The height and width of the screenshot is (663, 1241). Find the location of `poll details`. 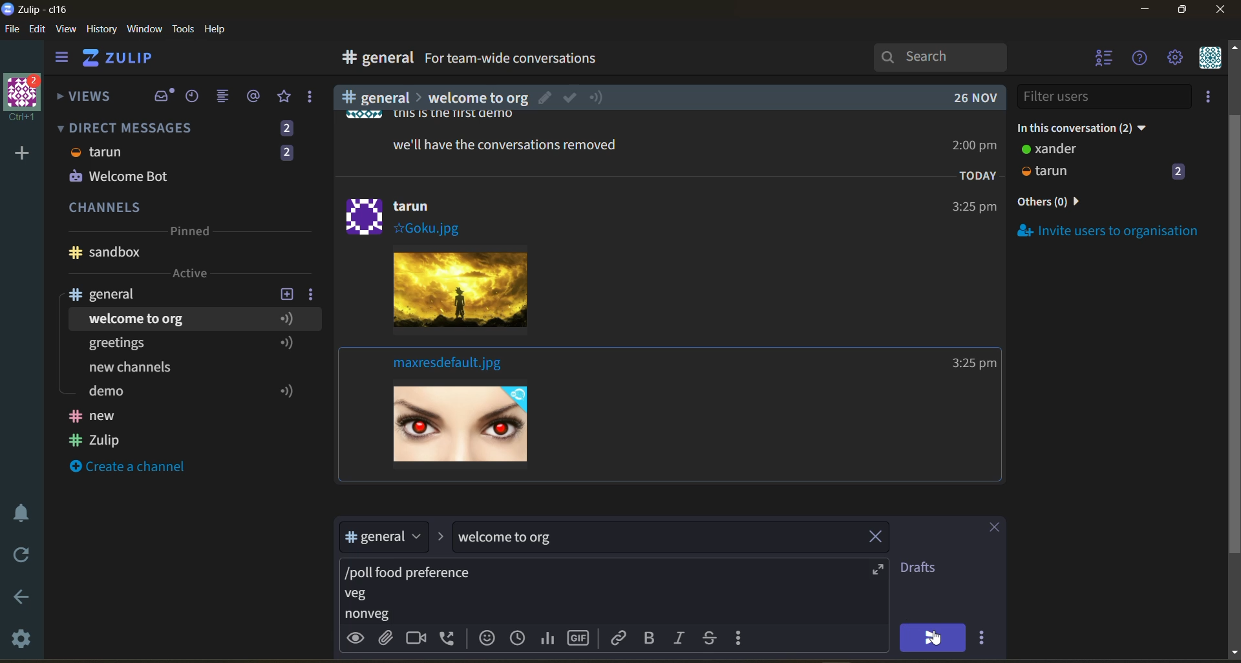

poll details is located at coordinates (413, 590).